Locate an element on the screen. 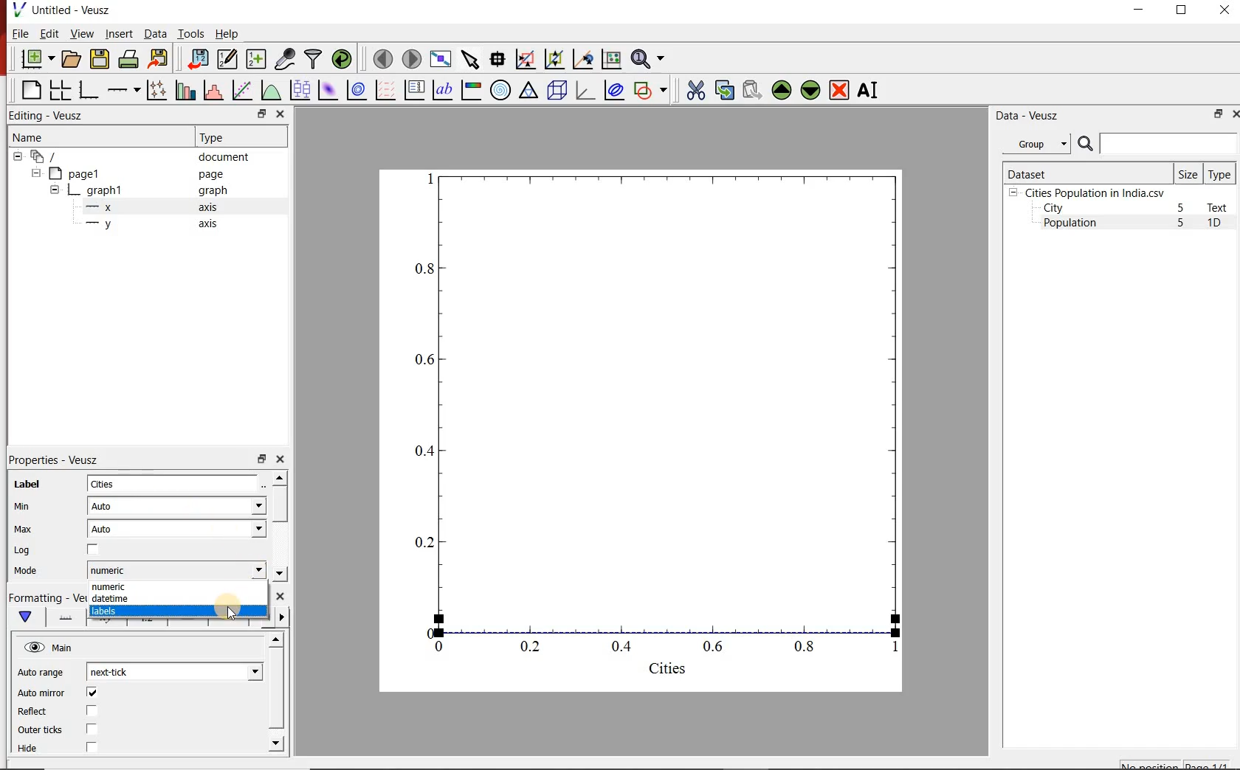 Image resolution: width=1240 pixels, height=770 pixels. minor ticks is located at coordinates (229, 624).